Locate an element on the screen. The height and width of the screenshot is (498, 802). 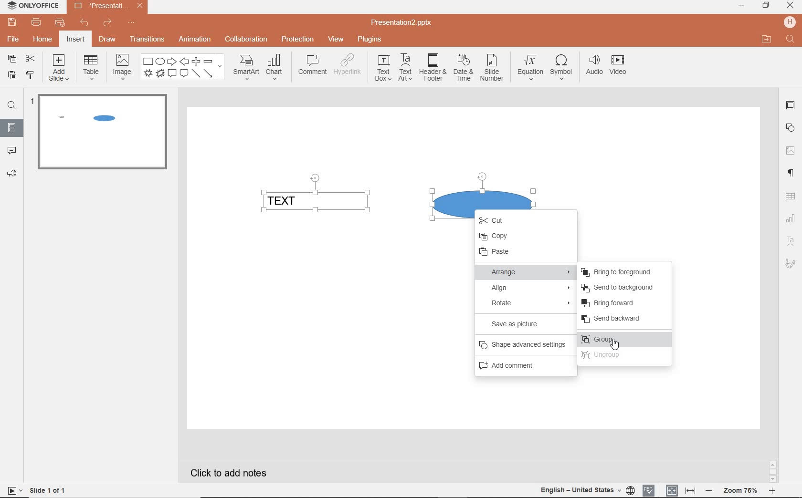
COMMENTS is located at coordinates (11, 148).